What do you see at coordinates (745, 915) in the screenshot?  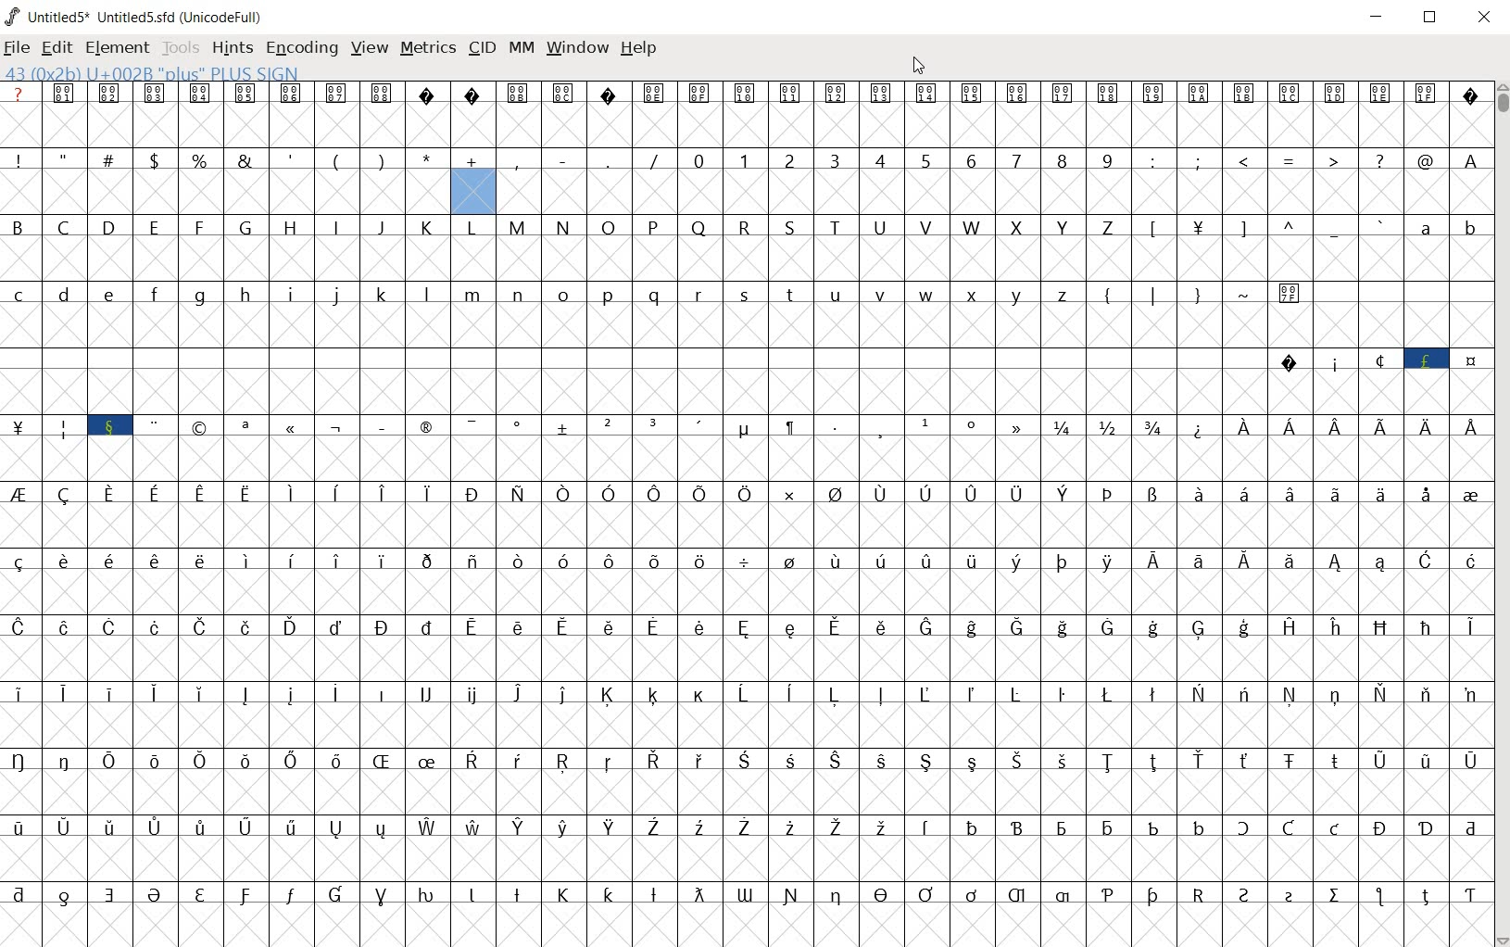 I see `special characters` at bounding box center [745, 915].